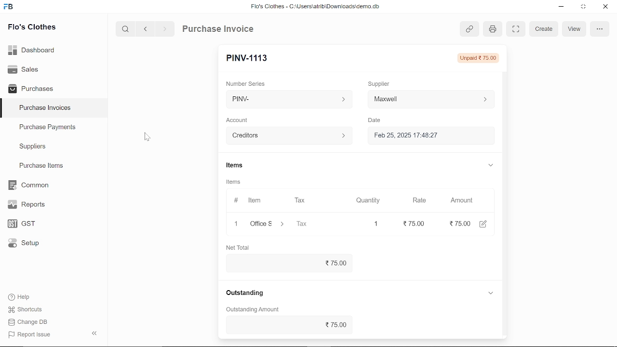 Image resolution: width=617 pixels, height=347 pixels. Describe the element at coordinates (376, 223) in the screenshot. I see `1` at that location.